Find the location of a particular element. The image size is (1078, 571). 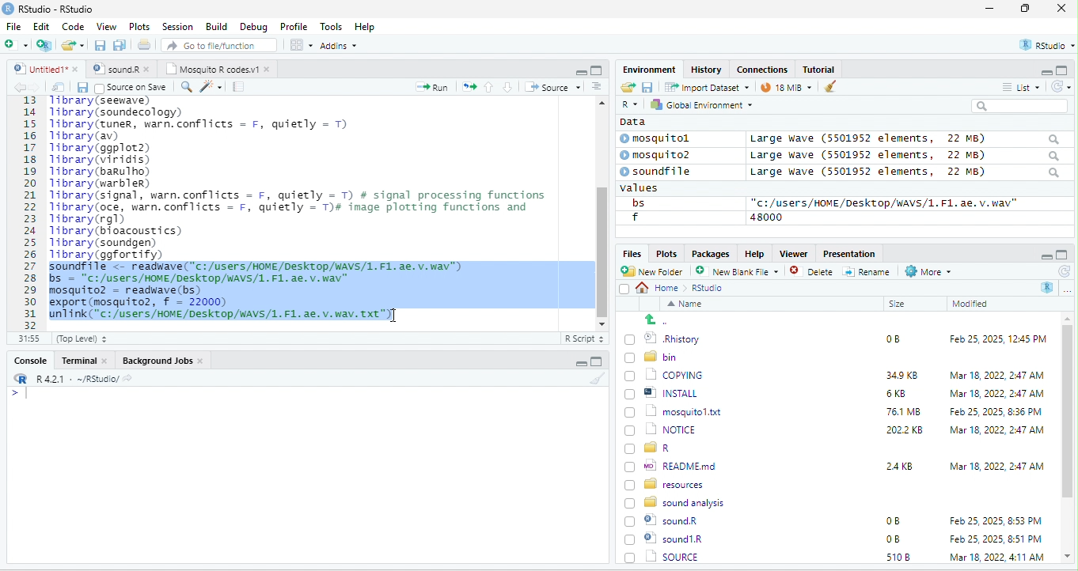

0B is located at coordinates (892, 521).